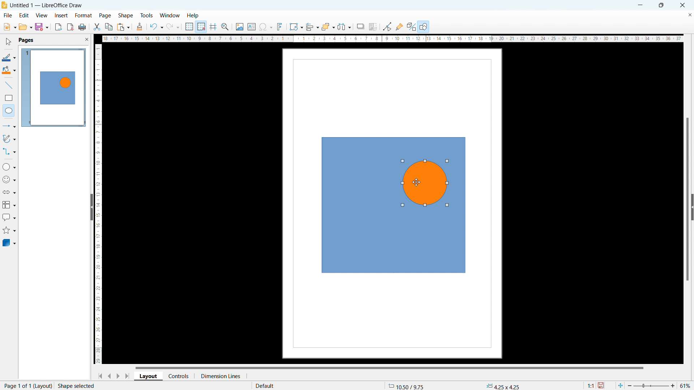 This screenshot has height=390, width=694. What do you see at coordinates (7, 16) in the screenshot?
I see `file` at bounding box center [7, 16].